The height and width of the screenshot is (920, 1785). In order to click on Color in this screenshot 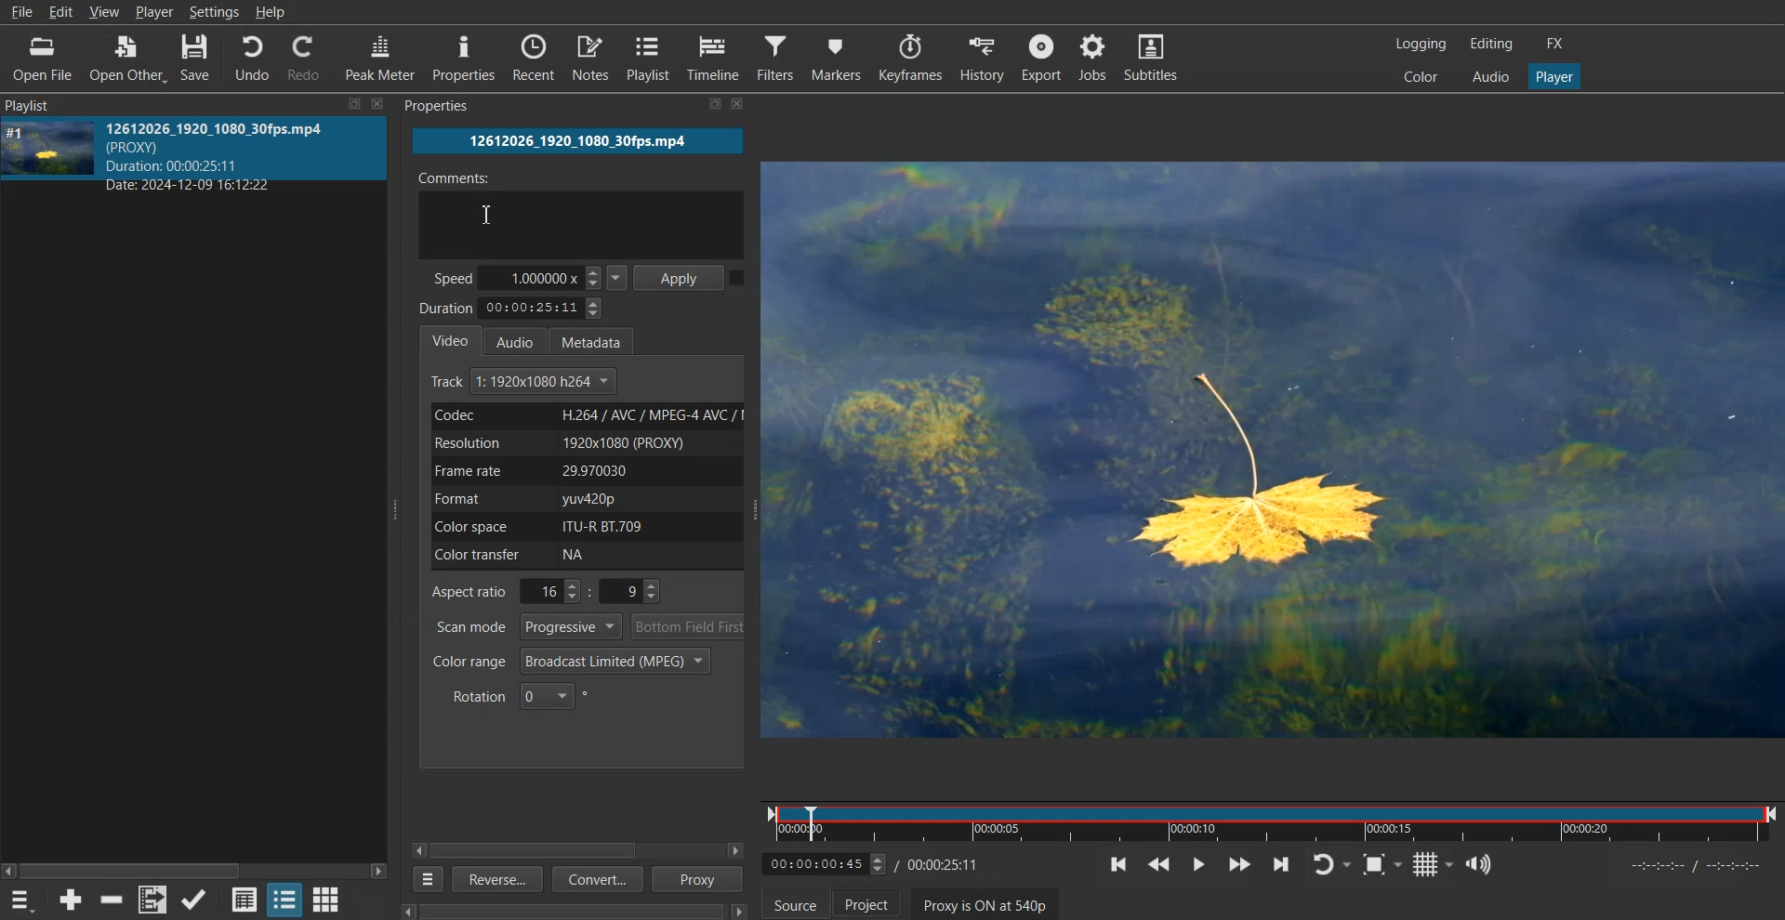, I will do `click(1421, 76)`.